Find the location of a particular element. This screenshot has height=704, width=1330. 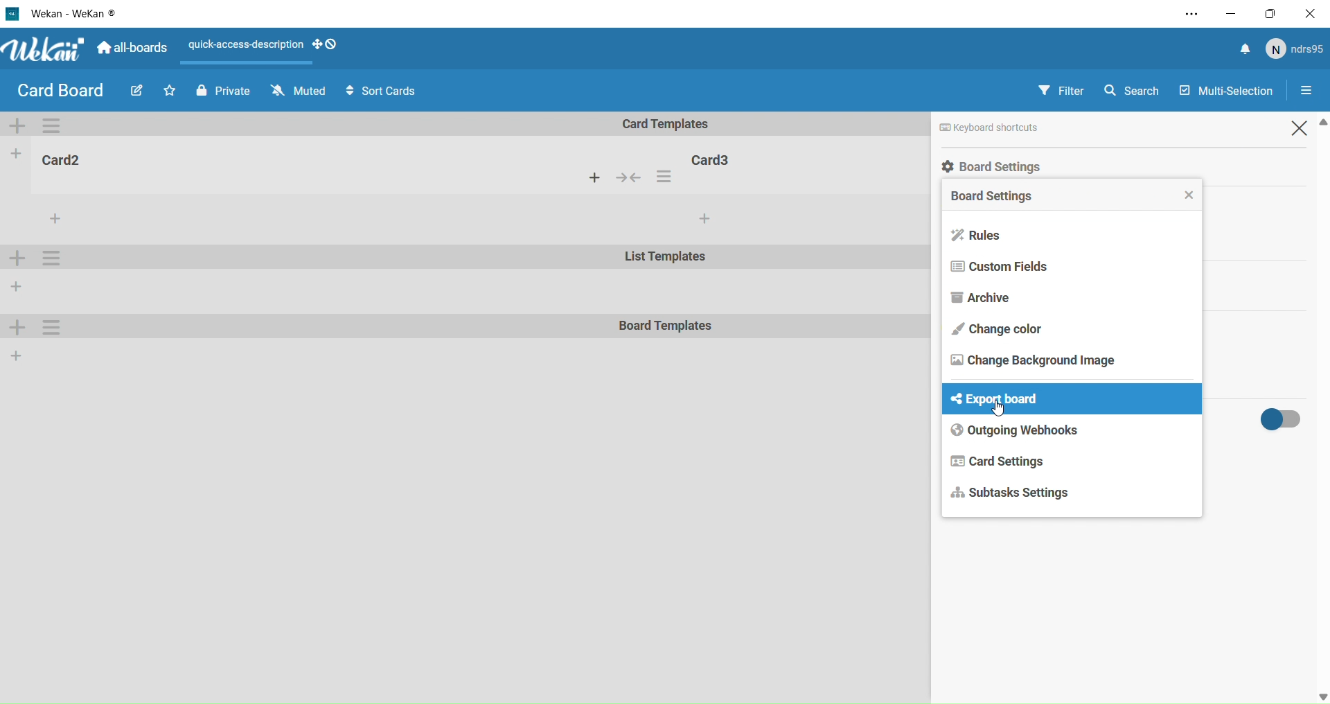

Multi Selection is located at coordinates (1224, 87).